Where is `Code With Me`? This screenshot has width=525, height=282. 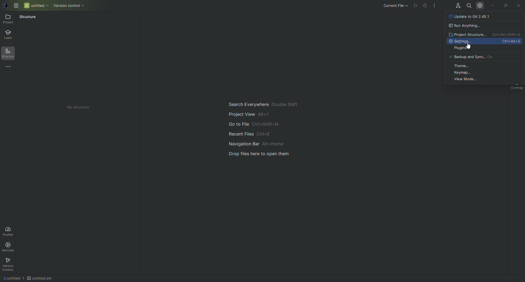 Code With Me is located at coordinates (457, 6).